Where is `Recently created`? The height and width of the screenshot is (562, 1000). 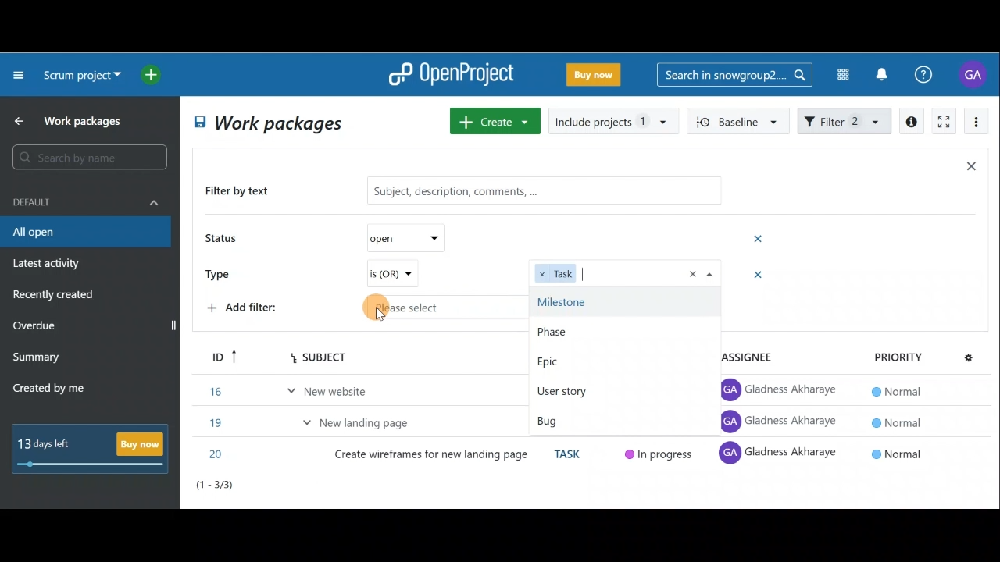 Recently created is located at coordinates (55, 297).